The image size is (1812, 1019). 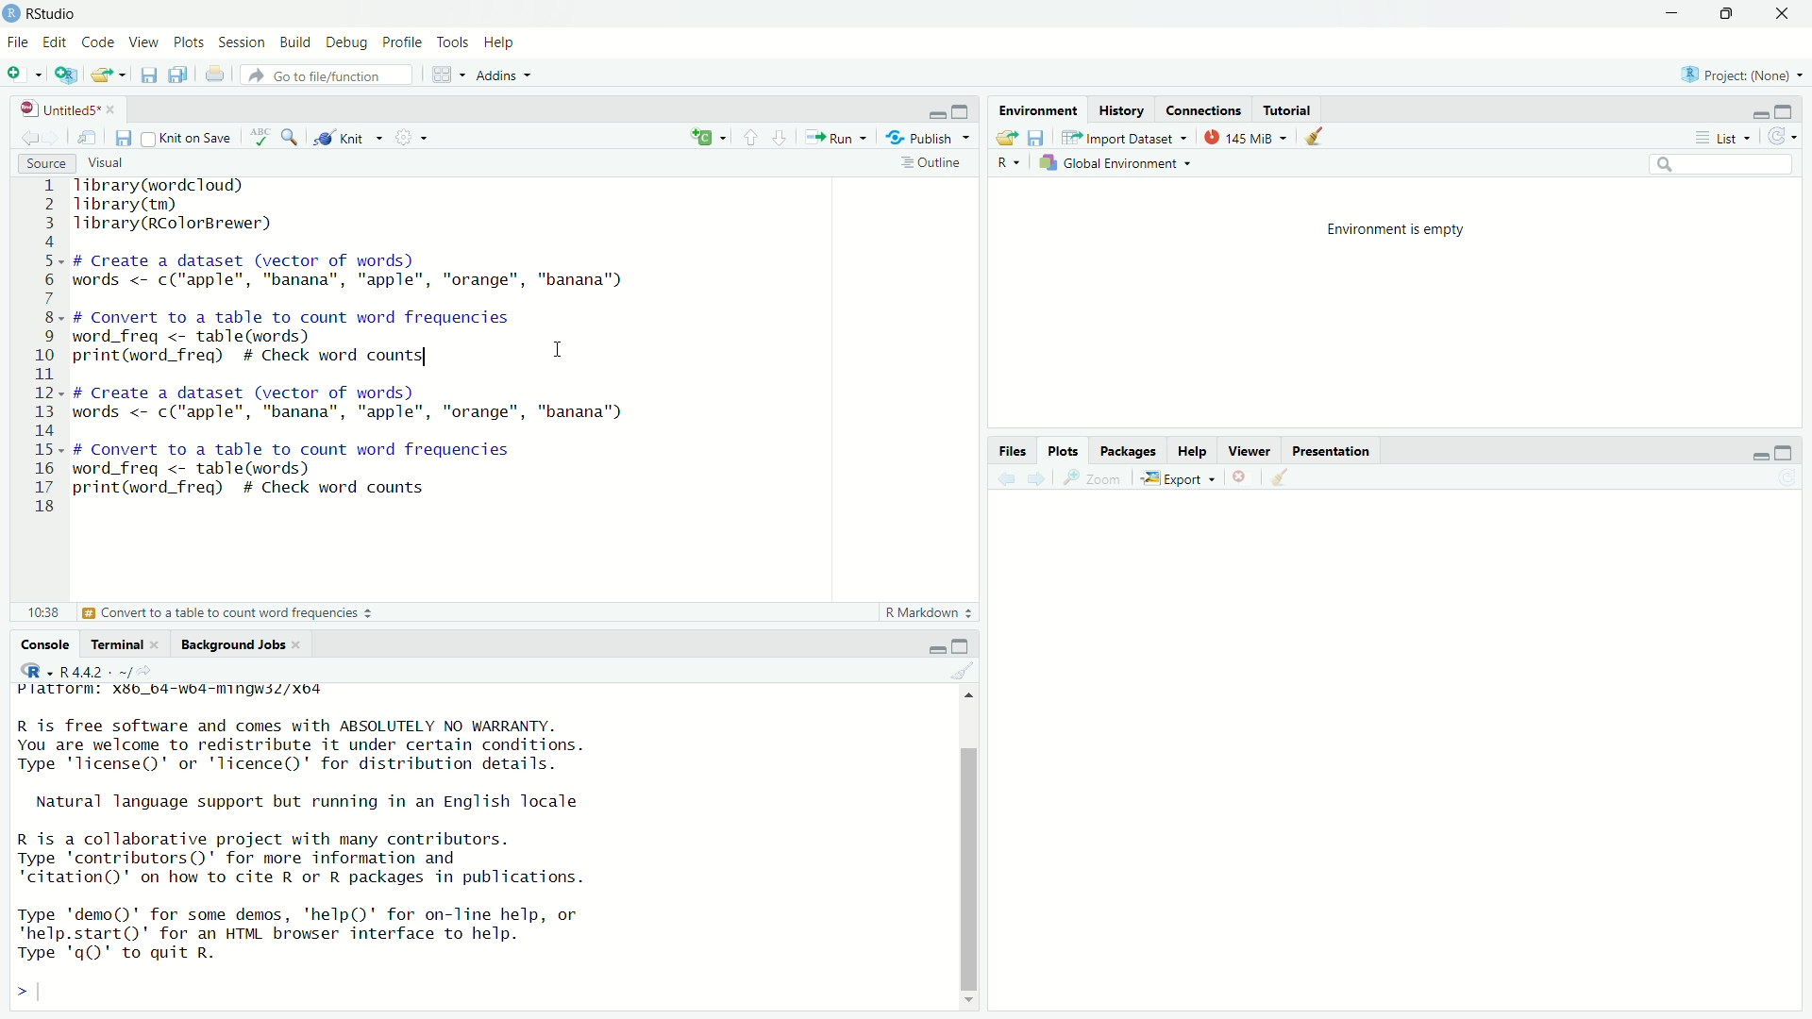 What do you see at coordinates (353, 341) in the screenshot?
I see `1ibrary(wordcioud)> Tibrary(tm)3 Tlibrary(RColorBrewer)45- # Create a dataset (vector of words)5 words <- c("apple", "banana", "apple", "orange", "banana")F8. # Convert to a table to count word frequencies) word_freq <- table(words)) print(word_freq) # Check word counts IL2- # Create a dataset (vector of words)3 words <- c("apple", "banana", "apple", "orange", "banana")45« # Convert to a table to count word frequencies5 word_freq <- table(words)7 print(word_freq) # Check word counts.` at bounding box center [353, 341].